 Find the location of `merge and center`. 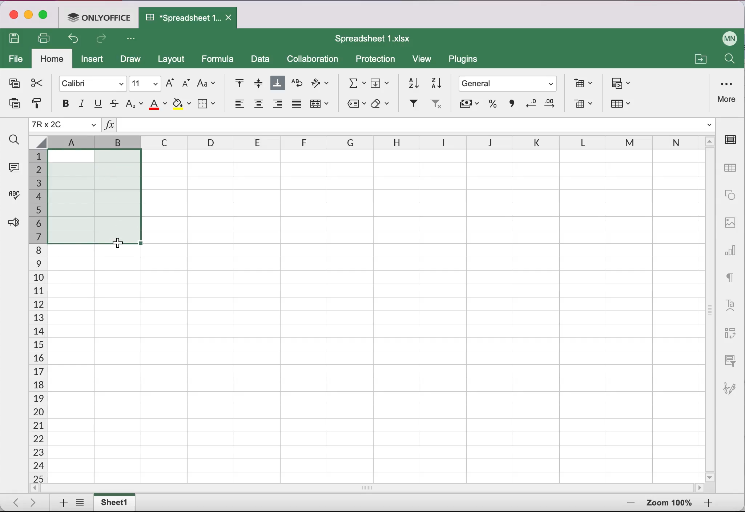

merge and center is located at coordinates (321, 106).